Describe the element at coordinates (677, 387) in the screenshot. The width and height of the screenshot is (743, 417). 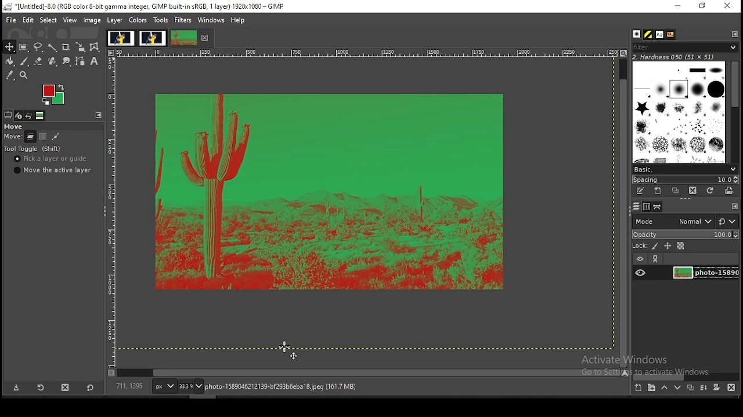
I see `move layer one step down` at that location.